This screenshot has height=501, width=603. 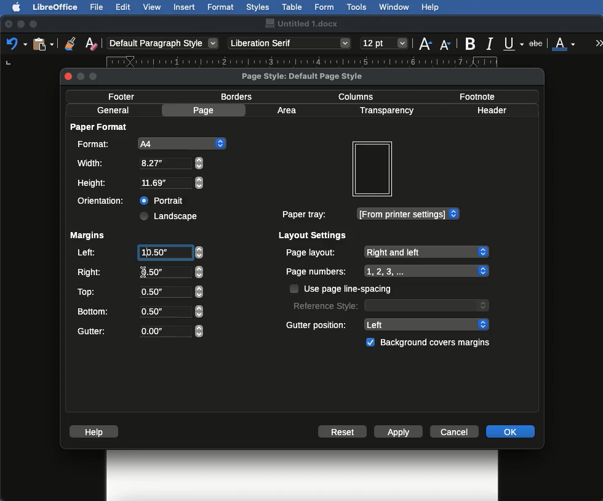 What do you see at coordinates (163, 199) in the screenshot?
I see `Portrait` at bounding box center [163, 199].